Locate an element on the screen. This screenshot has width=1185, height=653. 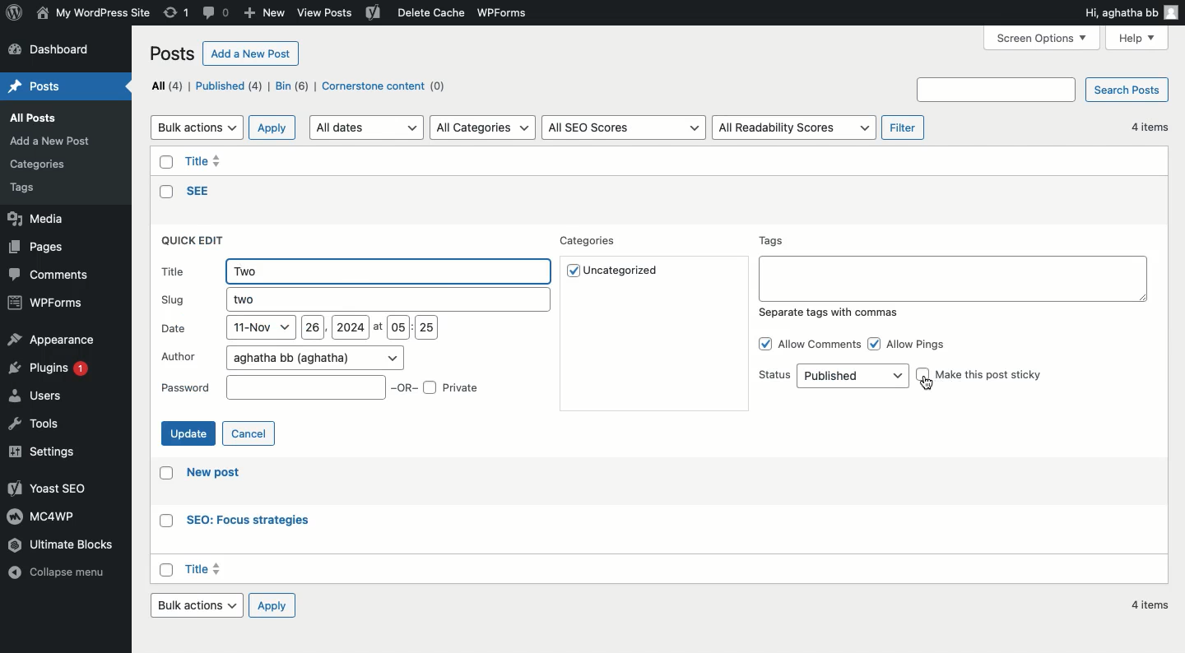
Help is located at coordinates (1139, 37).